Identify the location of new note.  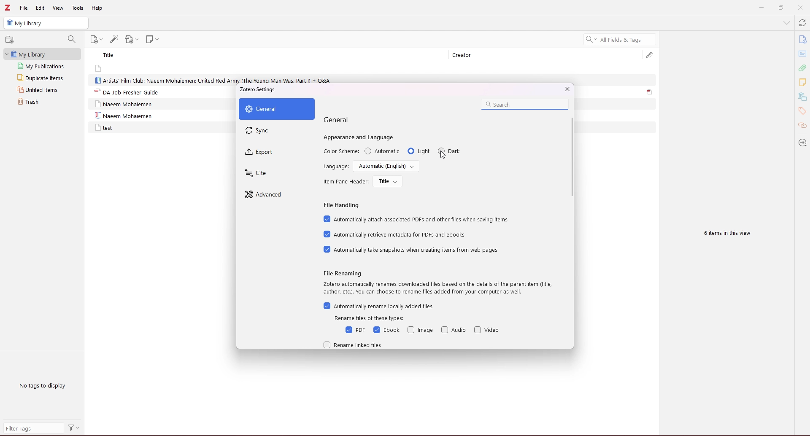
(154, 39).